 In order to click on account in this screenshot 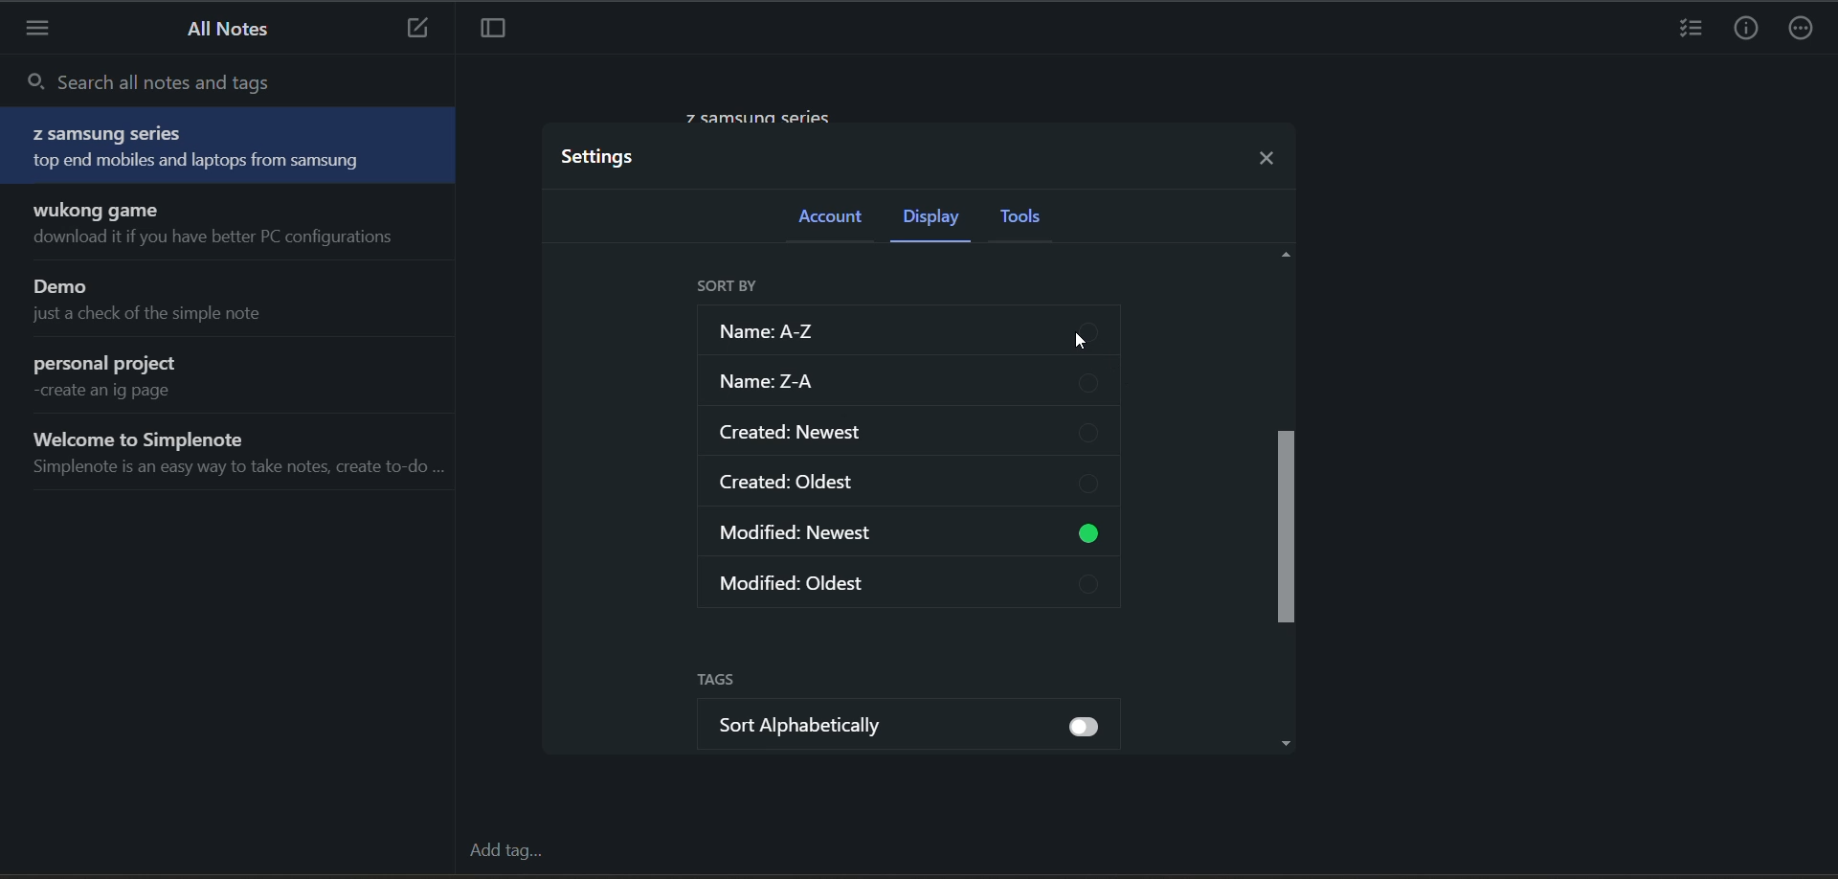, I will do `click(836, 221)`.